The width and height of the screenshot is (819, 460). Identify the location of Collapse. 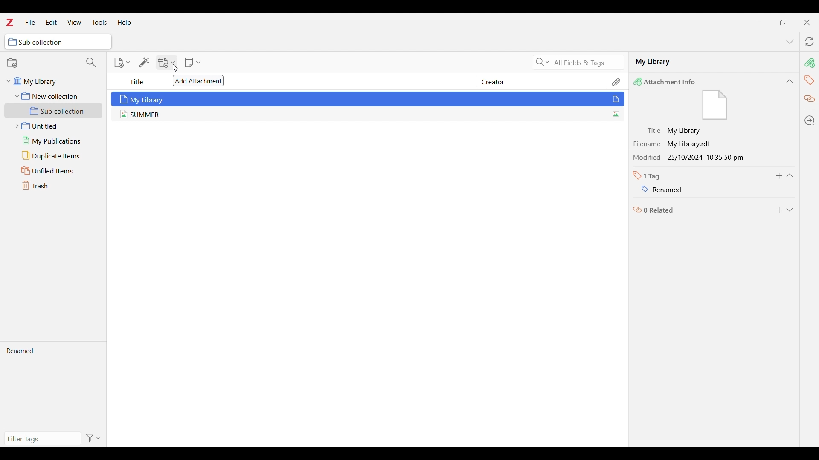
(790, 175).